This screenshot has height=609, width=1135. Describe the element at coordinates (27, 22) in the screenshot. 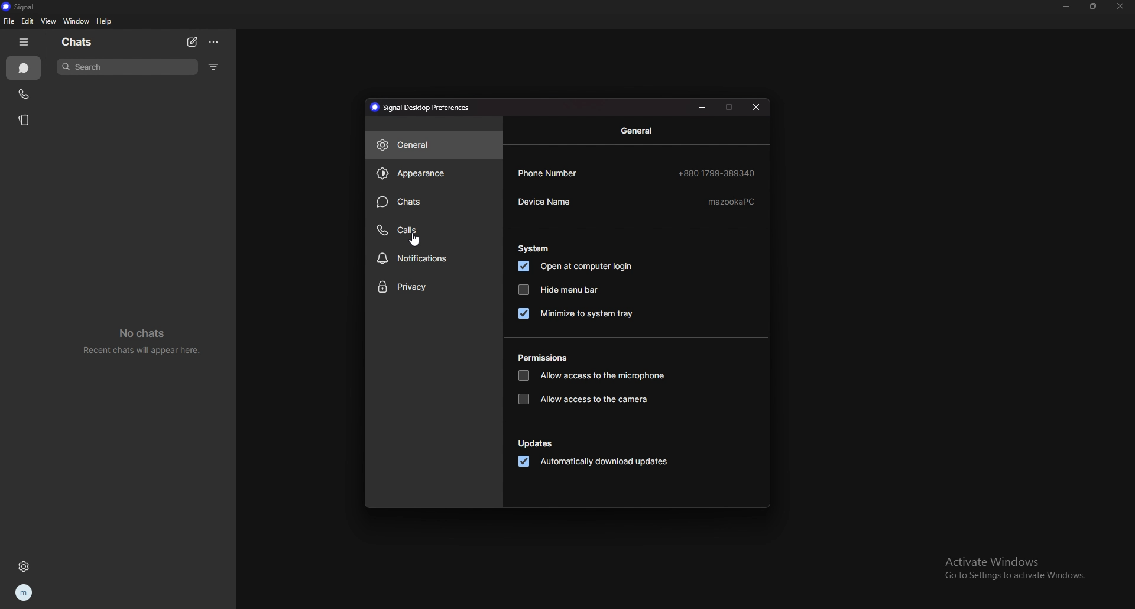

I see `edit` at that location.